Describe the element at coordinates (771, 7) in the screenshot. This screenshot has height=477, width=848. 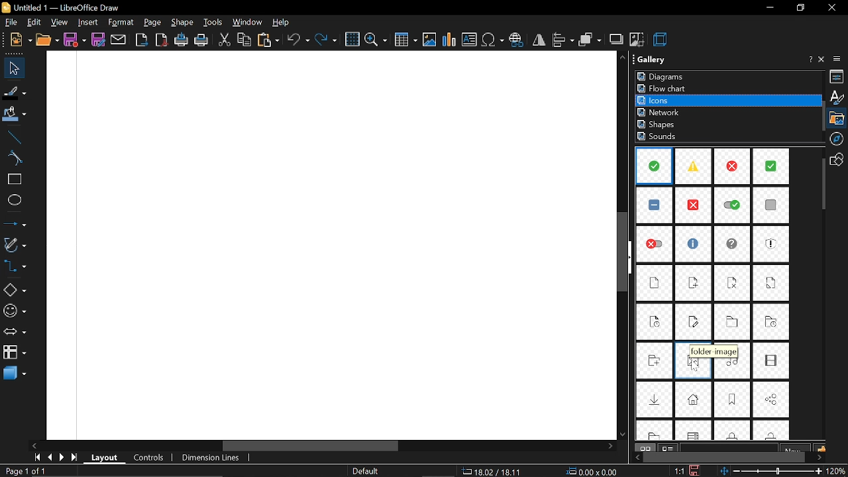
I see `minimize` at that location.